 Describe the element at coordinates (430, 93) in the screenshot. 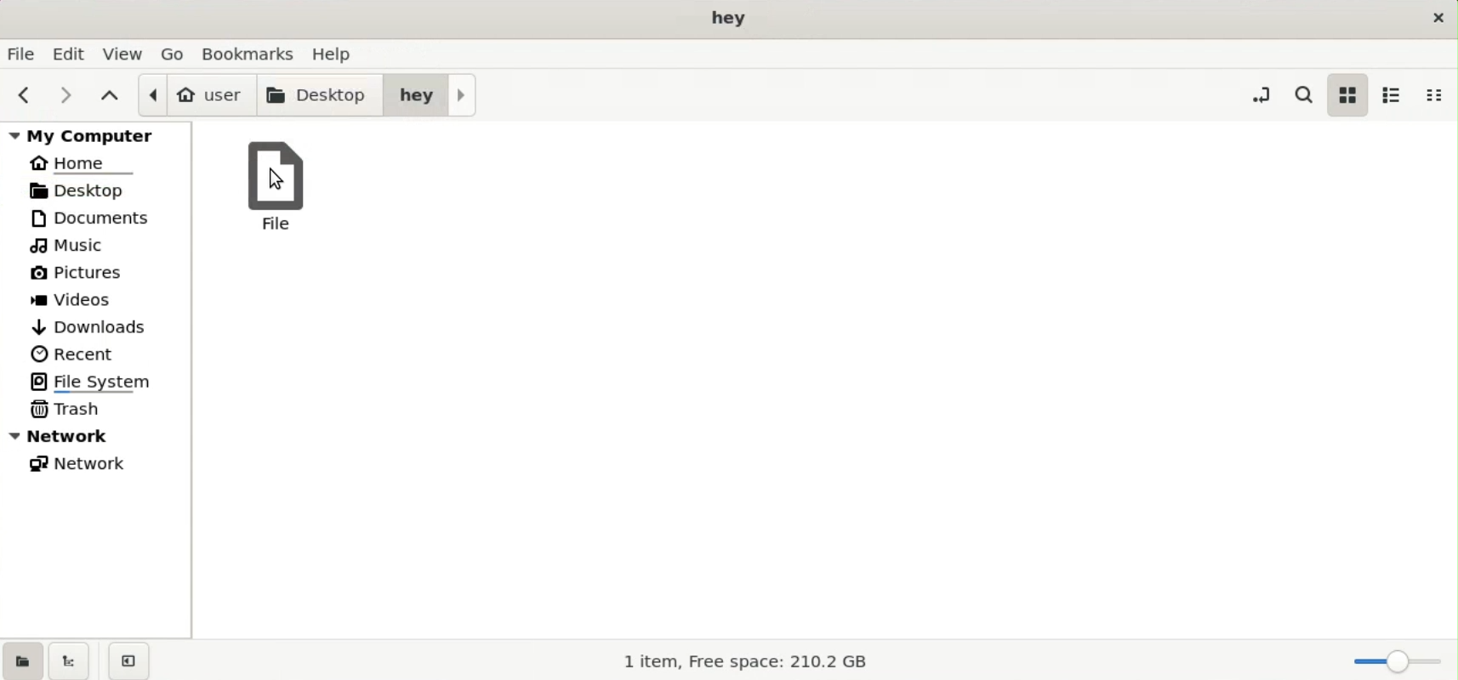

I see `hey` at that location.